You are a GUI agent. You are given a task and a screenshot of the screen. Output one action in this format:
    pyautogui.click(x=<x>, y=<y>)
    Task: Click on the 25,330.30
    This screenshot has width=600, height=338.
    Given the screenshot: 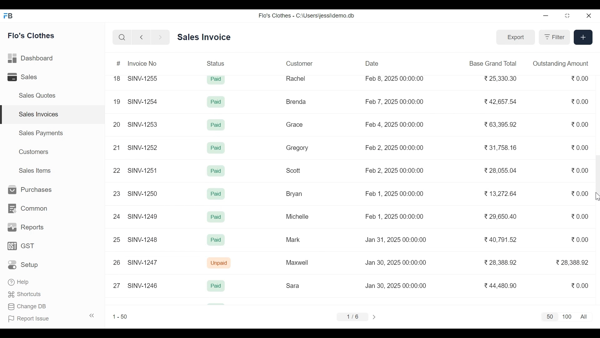 What is the action you would take?
    pyautogui.click(x=502, y=78)
    